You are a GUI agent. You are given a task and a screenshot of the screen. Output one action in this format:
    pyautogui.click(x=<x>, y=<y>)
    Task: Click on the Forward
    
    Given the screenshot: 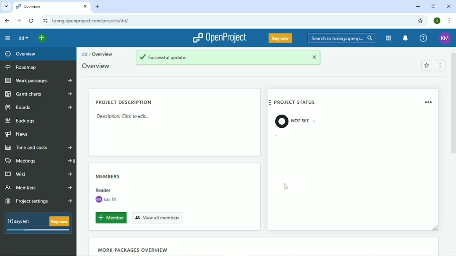 What is the action you would take?
    pyautogui.click(x=18, y=21)
    